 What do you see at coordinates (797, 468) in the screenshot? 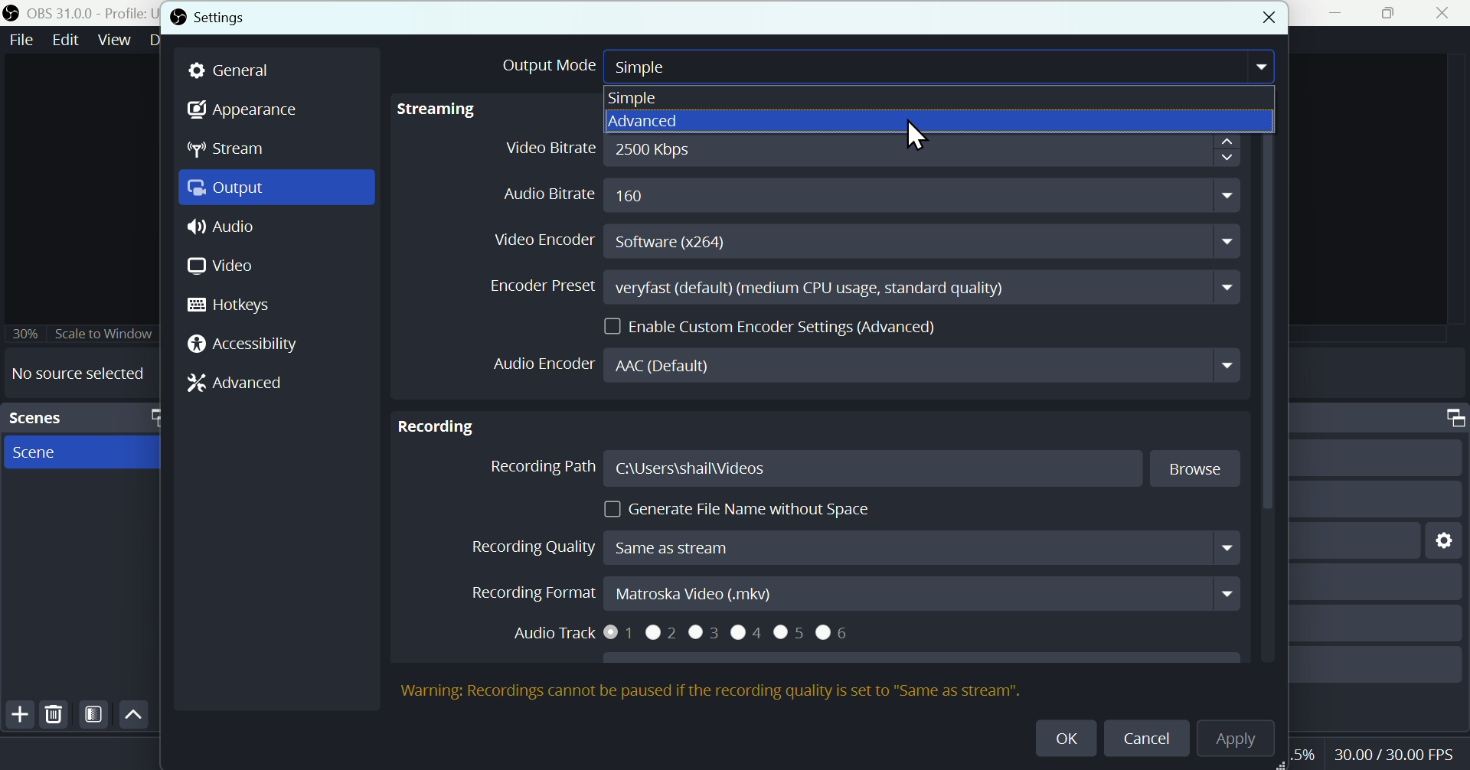
I see `Recording path` at bounding box center [797, 468].